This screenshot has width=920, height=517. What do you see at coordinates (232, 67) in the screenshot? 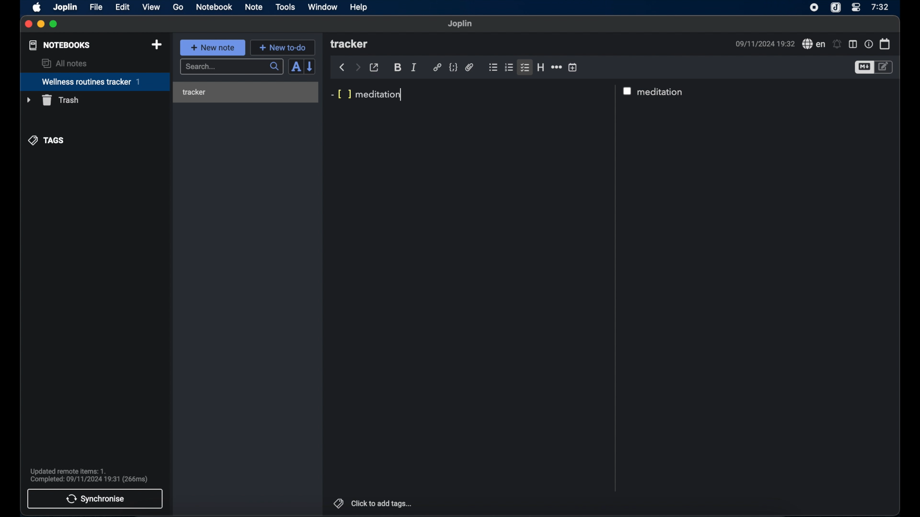
I see `search...` at bounding box center [232, 67].